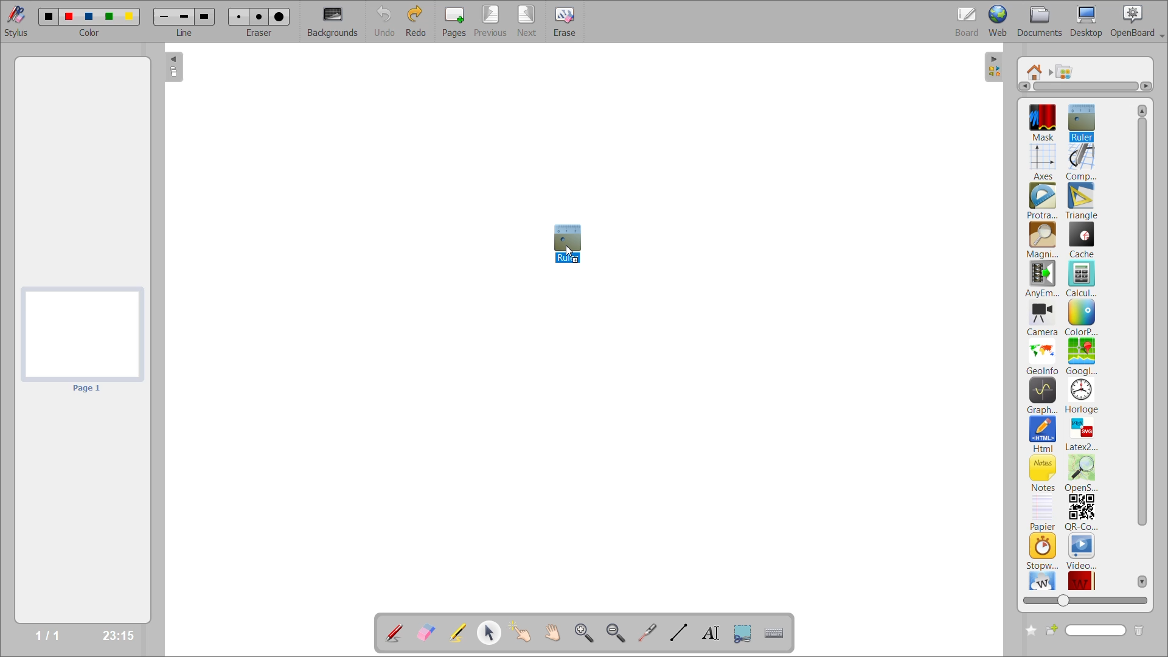 This screenshot has height=657, width=1168. Describe the element at coordinates (999, 20) in the screenshot. I see `web` at that location.